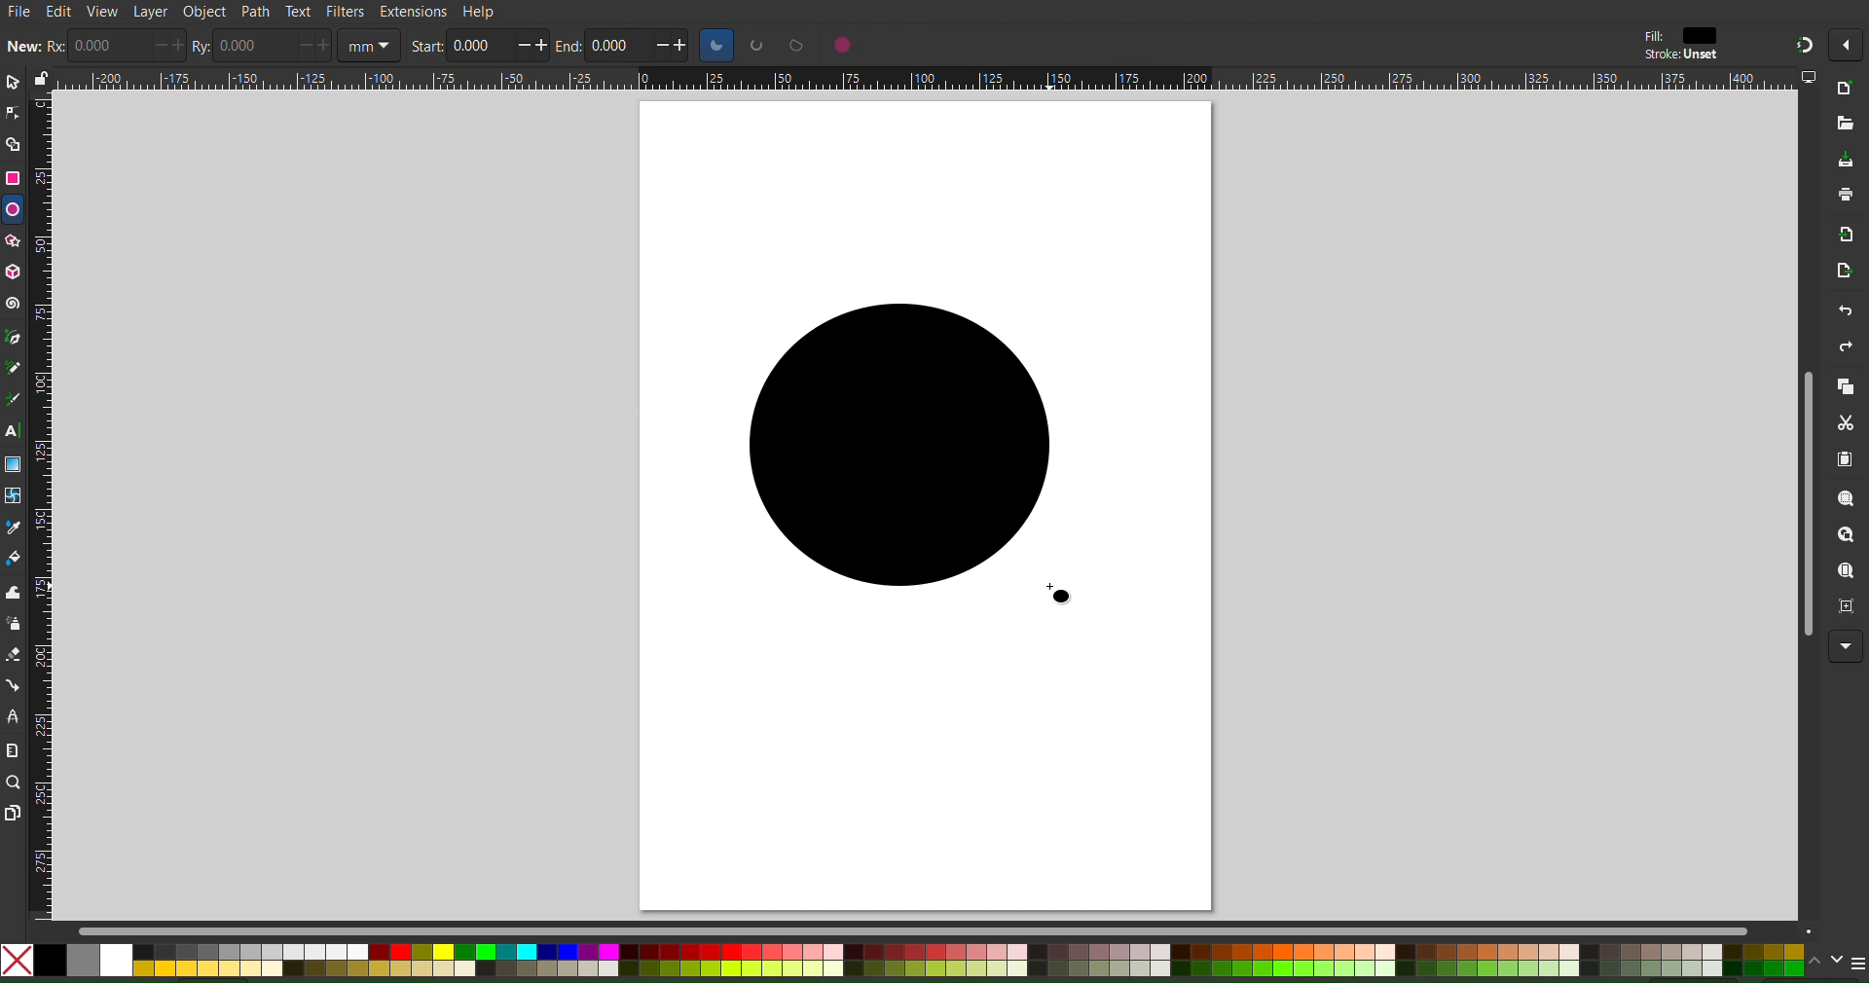 This screenshot has height=983, width=1869. Describe the element at coordinates (42, 505) in the screenshot. I see `Vertical Ruler` at that location.